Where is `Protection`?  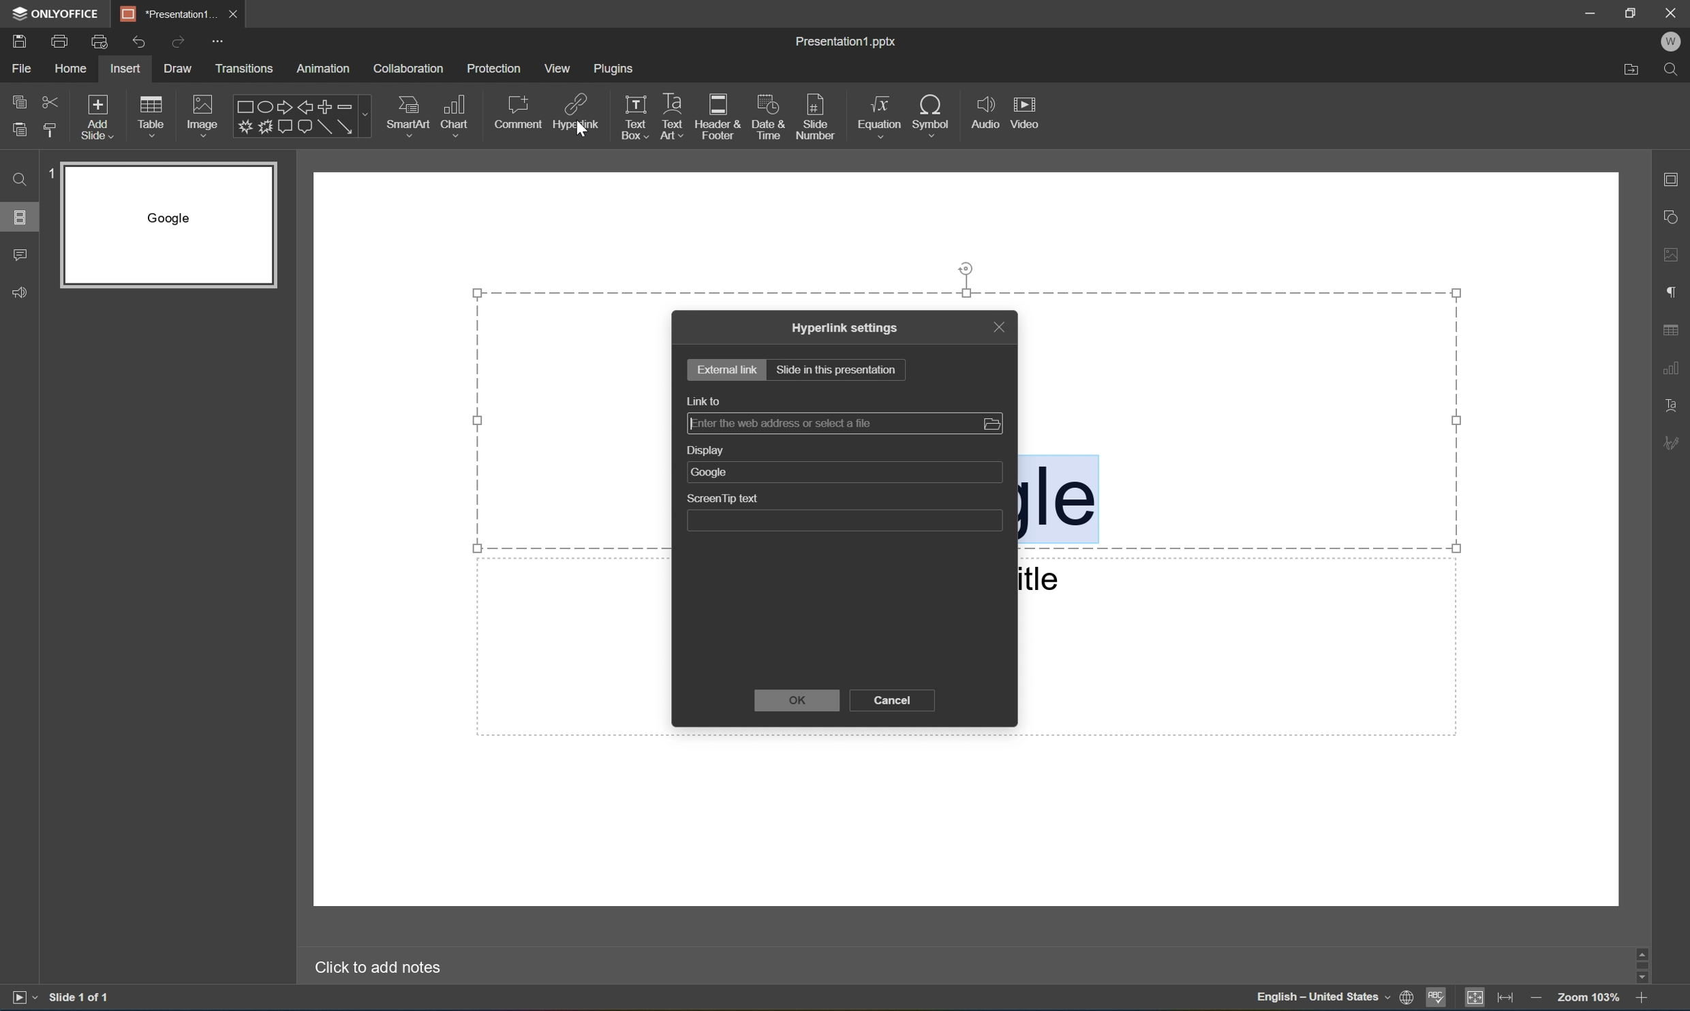 Protection is located at coordinates (495, 68).